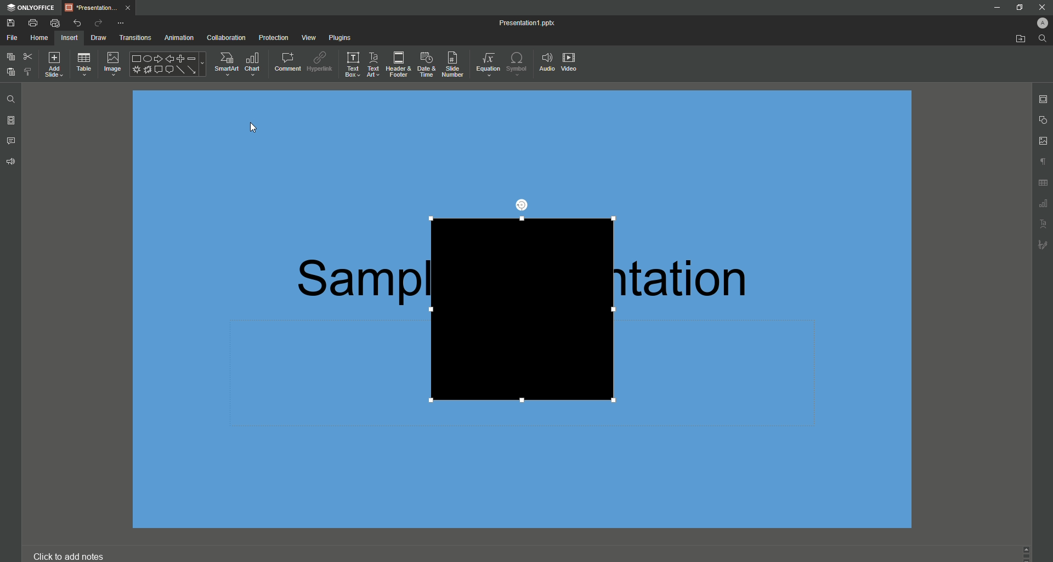 Image resolution: width=1053 pixels, height=562 pixels. Describe the element at coordinates (1043, 244) in the screenshot. I see `Signature` at that location.